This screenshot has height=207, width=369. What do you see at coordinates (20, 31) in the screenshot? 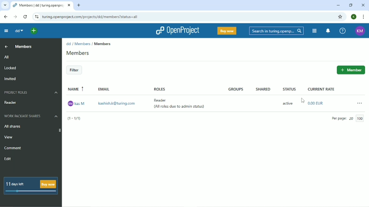
I see `dd` at bounding box center [20, 31].